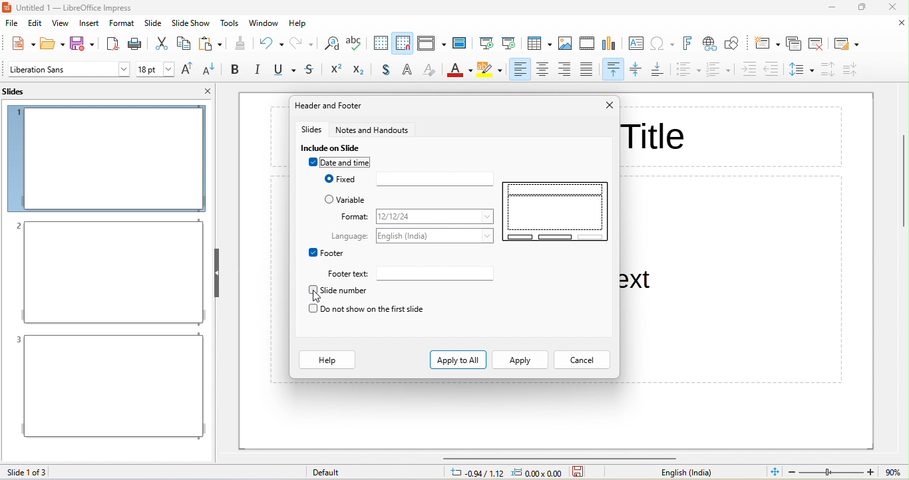 This screenshot has width=909, height=480. I want to click on underline, so click(283, 70).